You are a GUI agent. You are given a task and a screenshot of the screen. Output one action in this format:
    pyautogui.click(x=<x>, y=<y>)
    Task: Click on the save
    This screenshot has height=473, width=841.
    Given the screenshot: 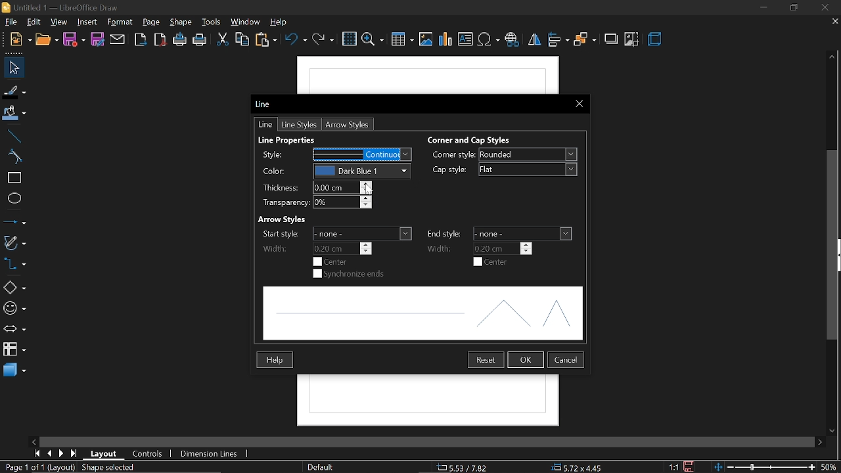 What is the action you would take?
    pyautogui.click(x=74, y=39)
    